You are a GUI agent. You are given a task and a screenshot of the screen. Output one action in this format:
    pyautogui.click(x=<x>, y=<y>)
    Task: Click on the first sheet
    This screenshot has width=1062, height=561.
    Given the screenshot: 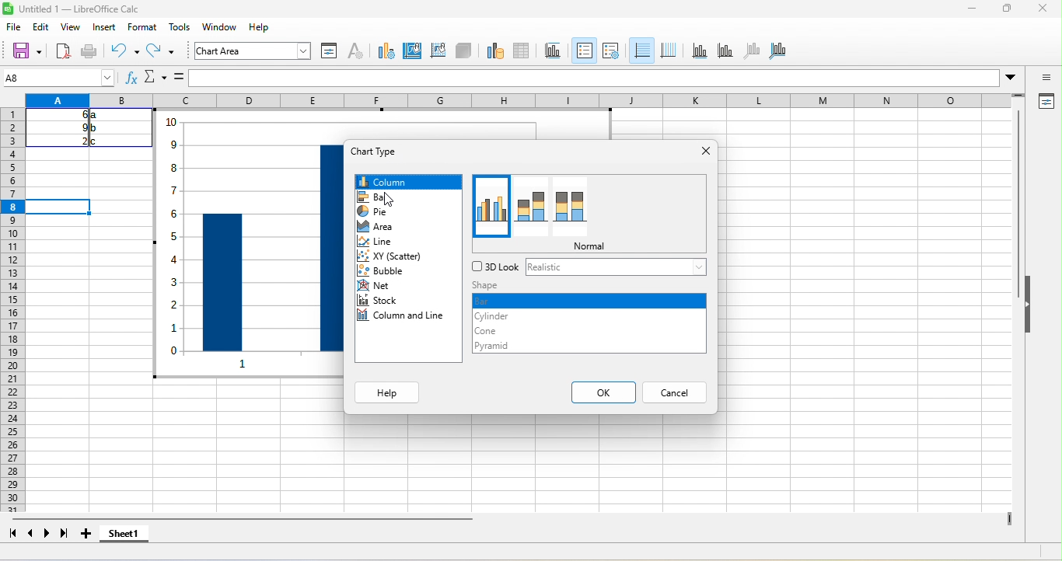 What is the action you would take?
    pyautogui.click(x=12, y=535)
    